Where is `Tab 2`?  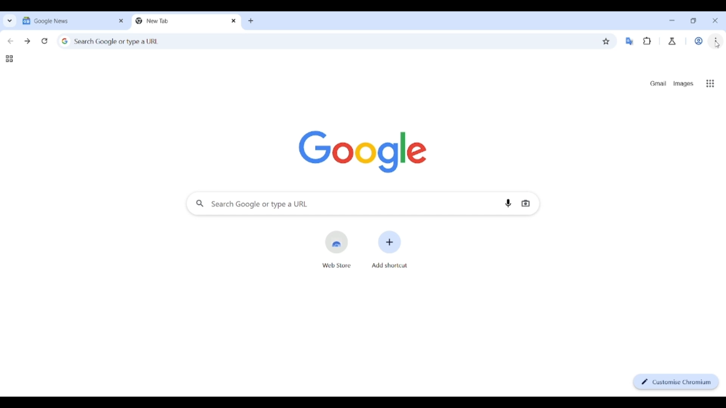 Tab 2 is located at coordinates (180, 21).